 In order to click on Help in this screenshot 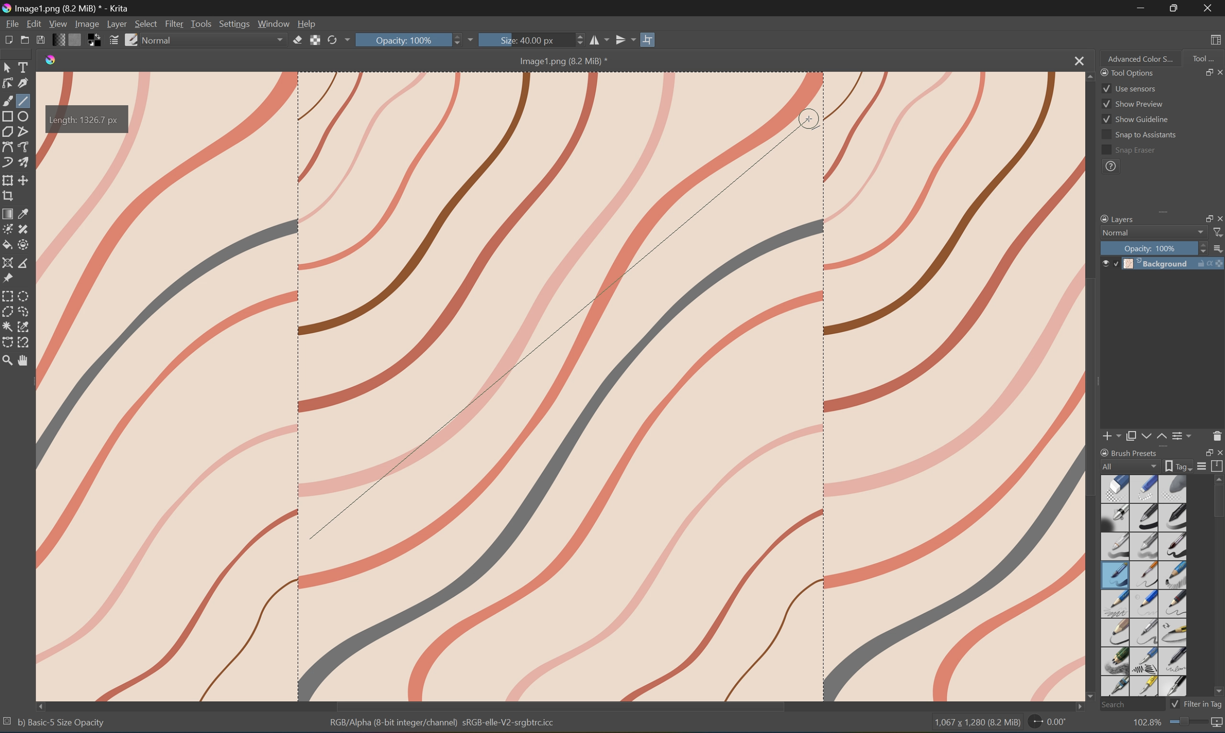, I will do `click(309, 24)`.